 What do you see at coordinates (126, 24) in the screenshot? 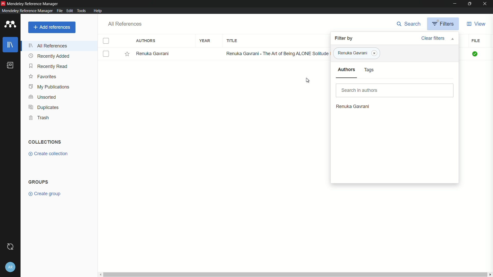
I see `all references` at bounding box center [126, 24].